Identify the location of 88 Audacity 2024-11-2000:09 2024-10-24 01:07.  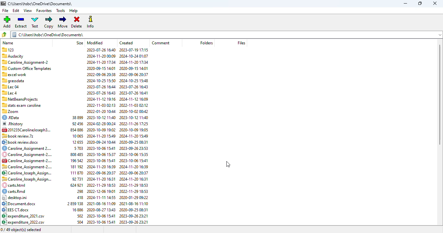
(75, 55).